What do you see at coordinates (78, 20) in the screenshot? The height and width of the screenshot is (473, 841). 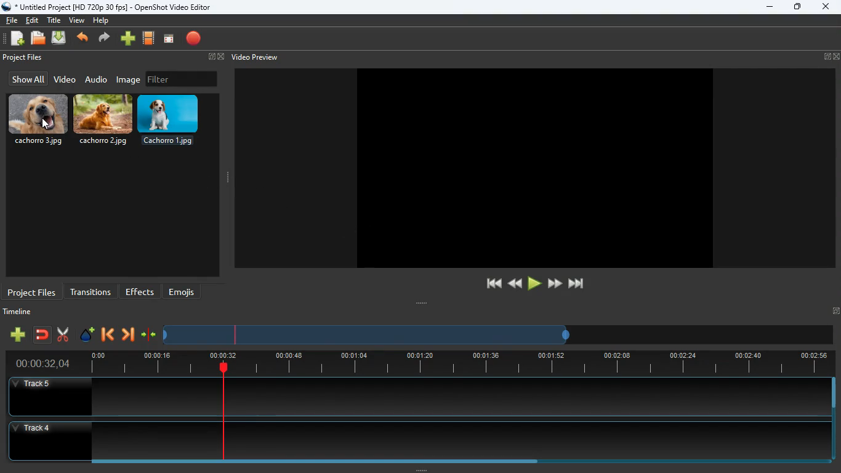 I see `view` at bounding box center [78, 20].